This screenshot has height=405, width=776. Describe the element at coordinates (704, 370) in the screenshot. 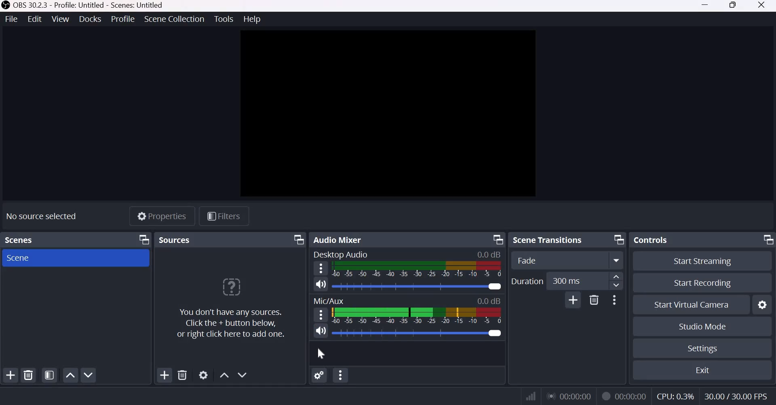

I see `Exit` at that location.